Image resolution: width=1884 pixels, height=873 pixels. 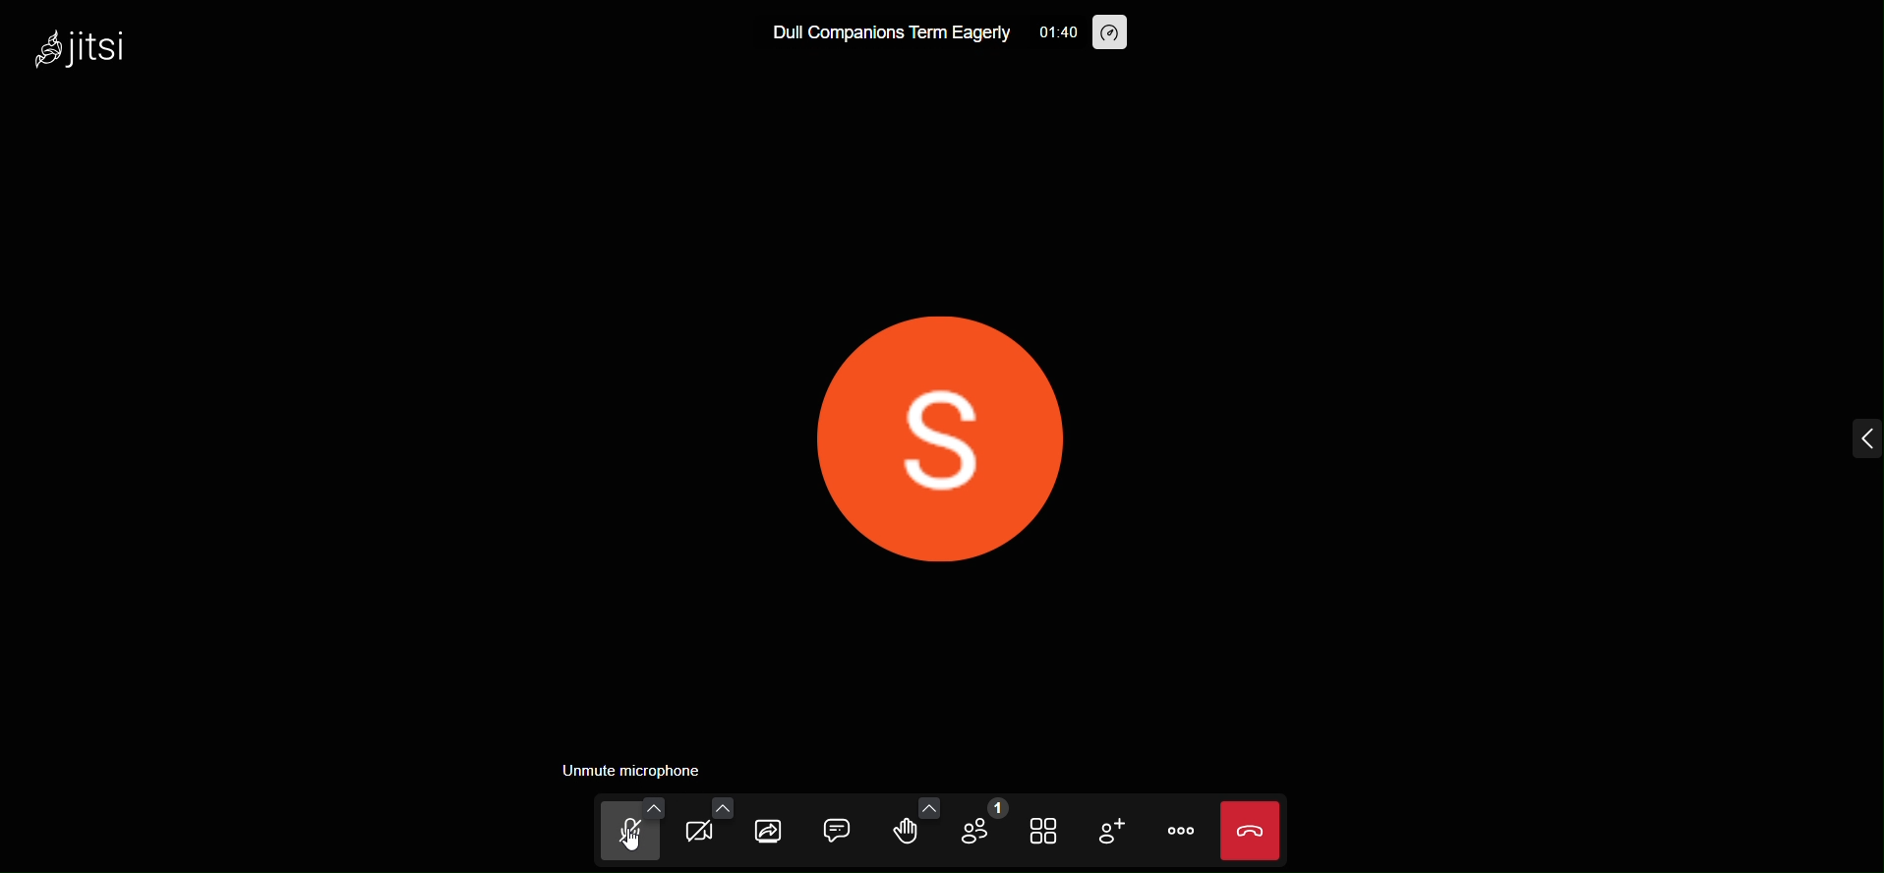 What do you see at coordinates (1113, 34) in the screenshot?
I see `performance setting` at bounding box center [1113, 34].